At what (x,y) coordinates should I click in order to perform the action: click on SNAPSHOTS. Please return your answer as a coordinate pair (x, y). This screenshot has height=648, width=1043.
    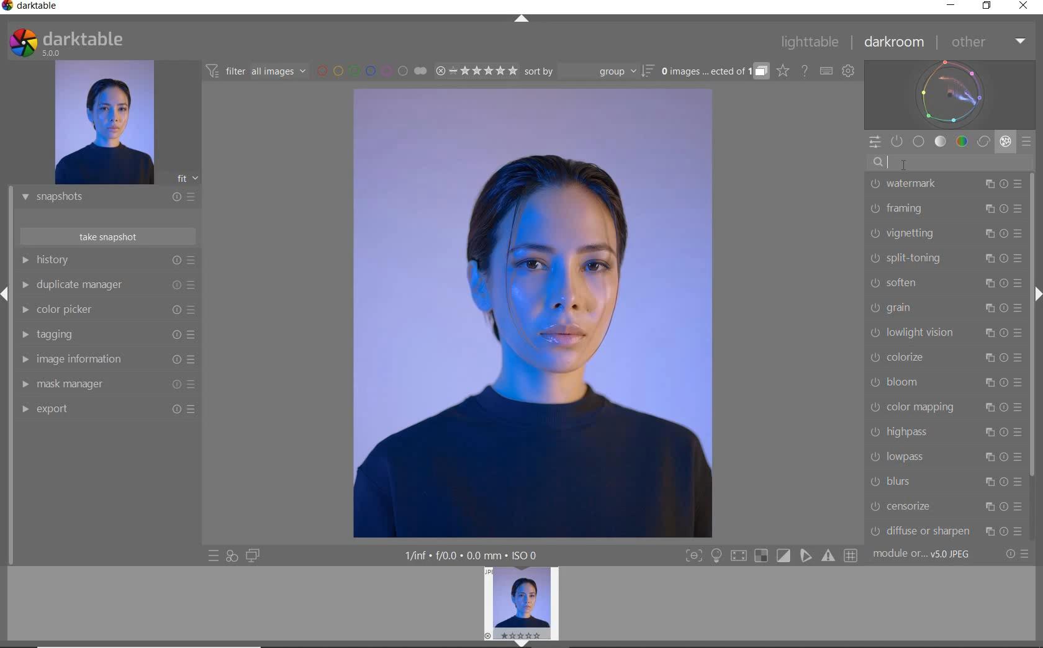
    Looking at the image, I should click on (103, 198).